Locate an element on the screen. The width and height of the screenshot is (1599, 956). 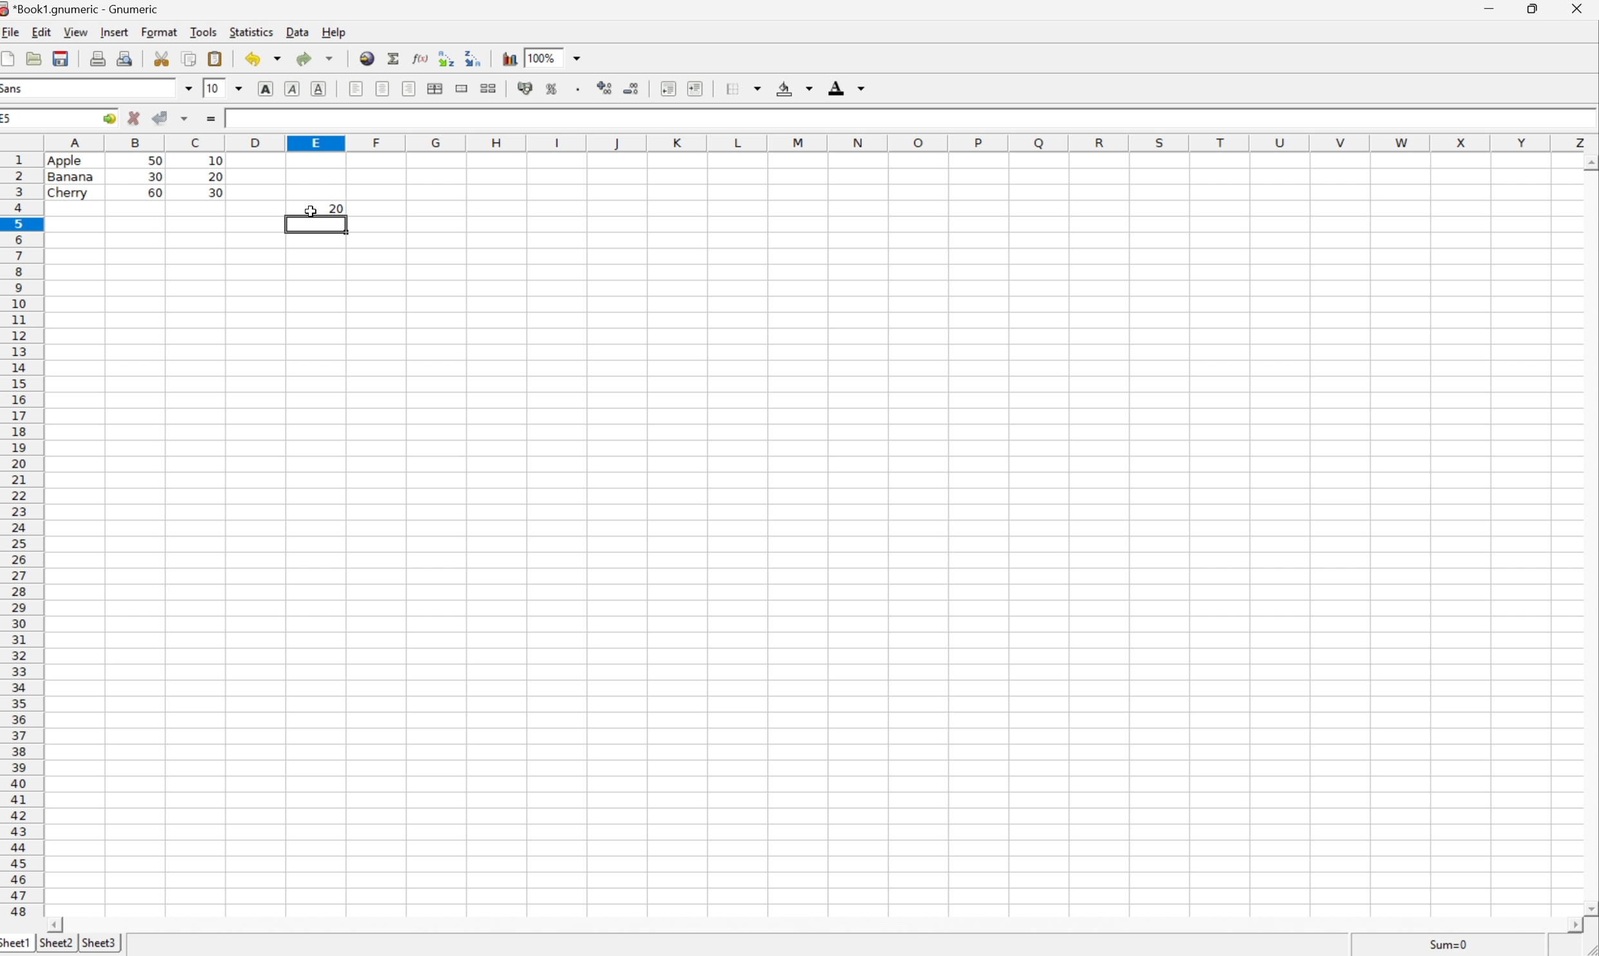
redo is located at coordinates (315, 59).